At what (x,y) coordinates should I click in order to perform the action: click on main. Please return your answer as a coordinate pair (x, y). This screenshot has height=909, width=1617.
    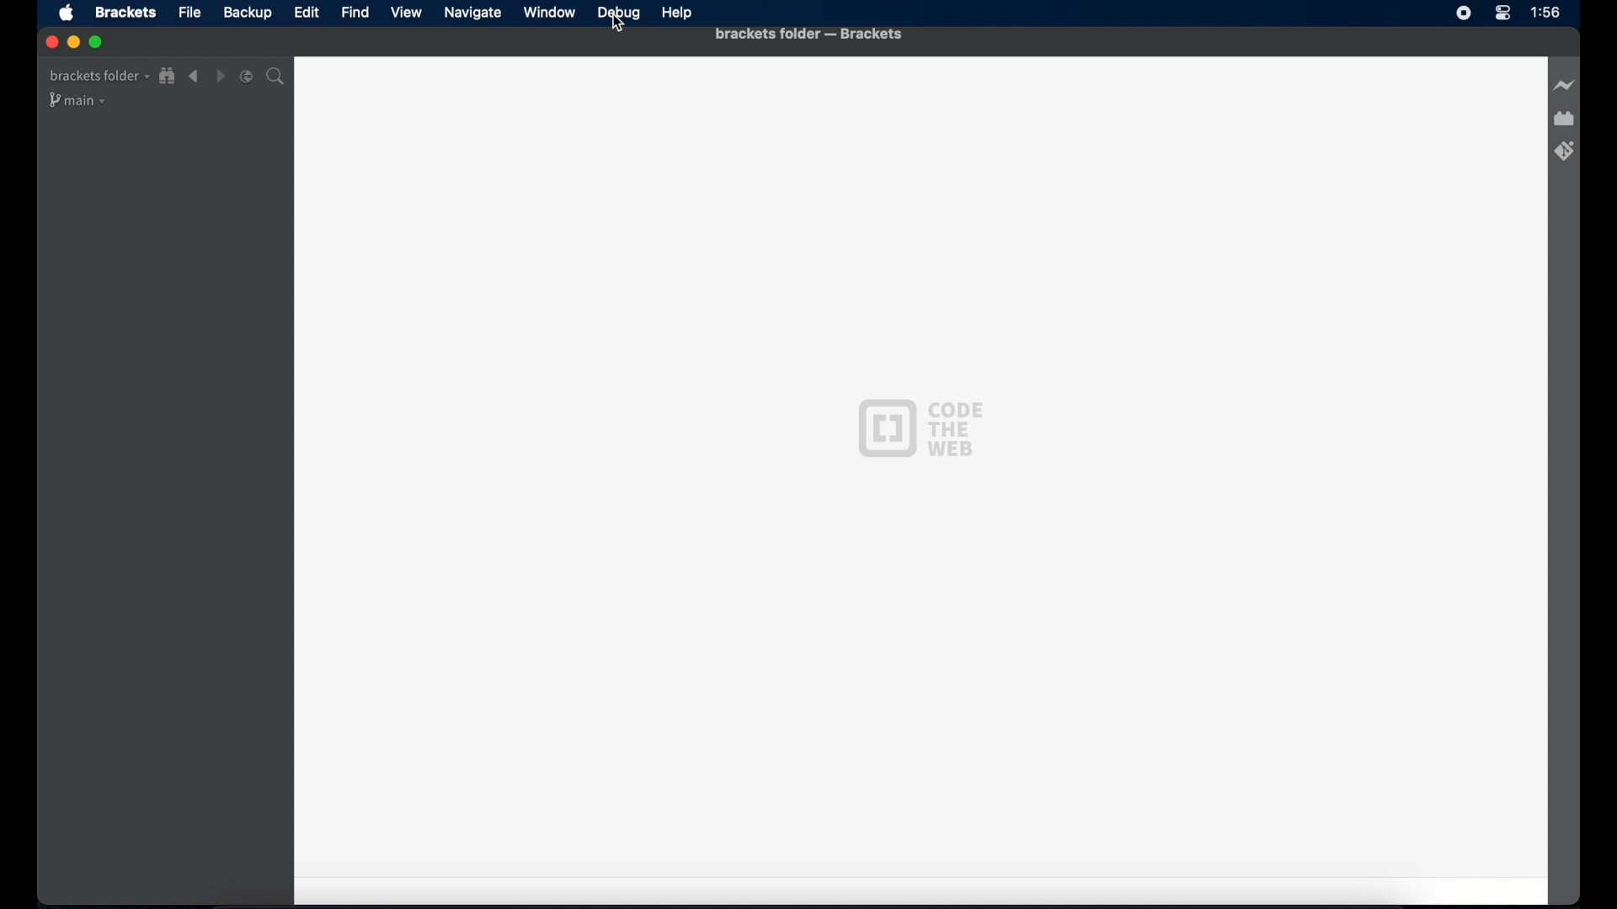
    Looking at the image, I should click on (78, 101).